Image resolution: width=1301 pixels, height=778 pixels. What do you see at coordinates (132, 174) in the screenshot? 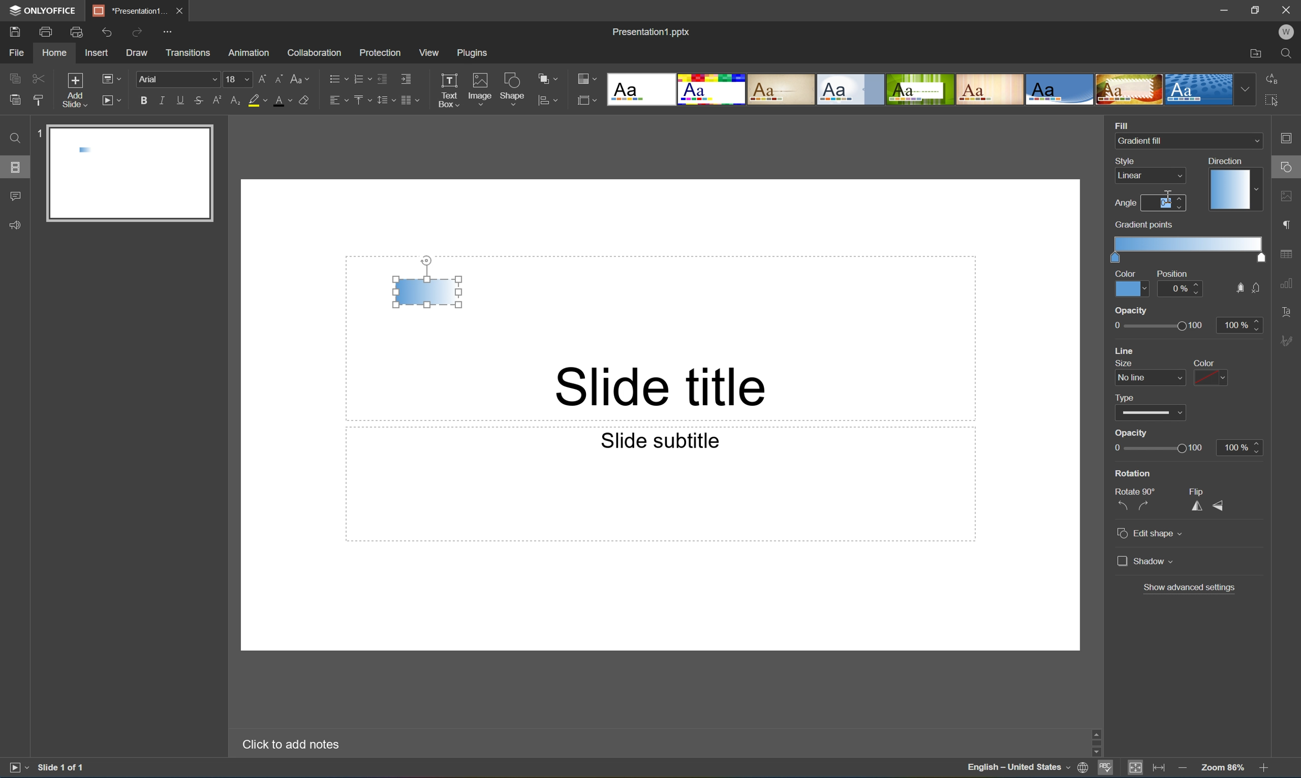
I see `Slide` at bounding box center [132, 174].